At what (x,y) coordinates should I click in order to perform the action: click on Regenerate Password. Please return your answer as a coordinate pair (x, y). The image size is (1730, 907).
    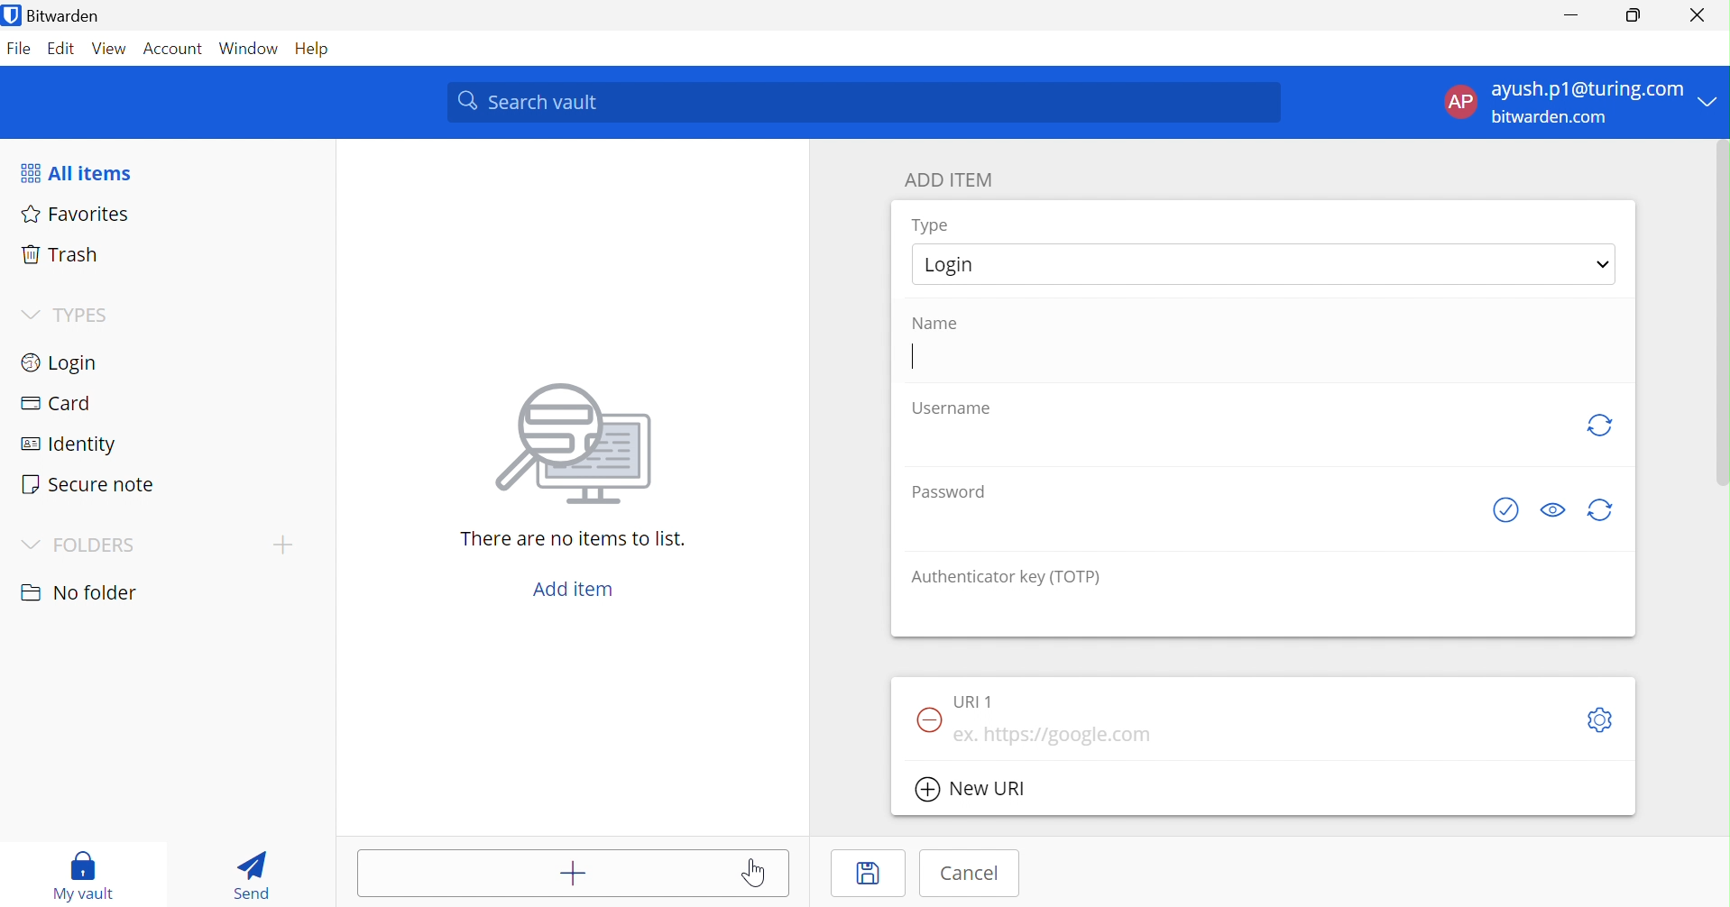
    Looking at the image, I should click on (1601, 510).